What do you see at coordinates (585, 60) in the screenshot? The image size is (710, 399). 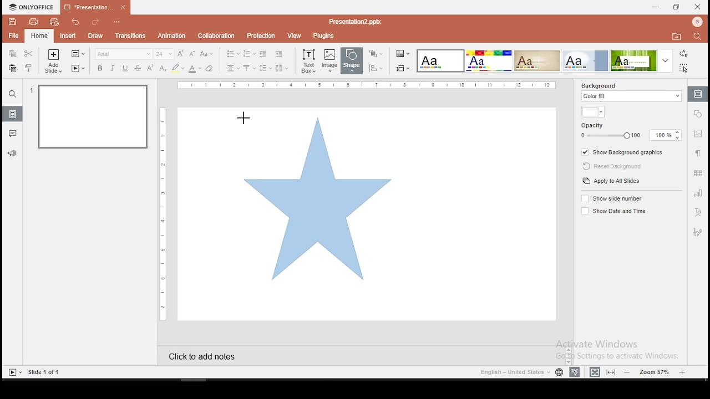 I see `theme` at bounding box center [585, 60].